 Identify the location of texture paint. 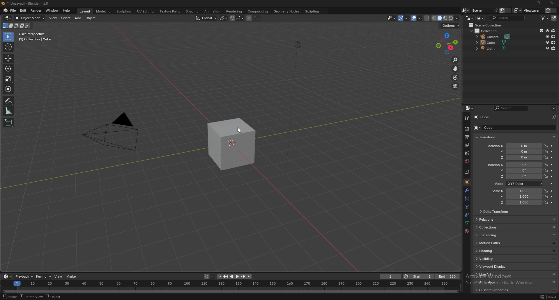
(171, 11).